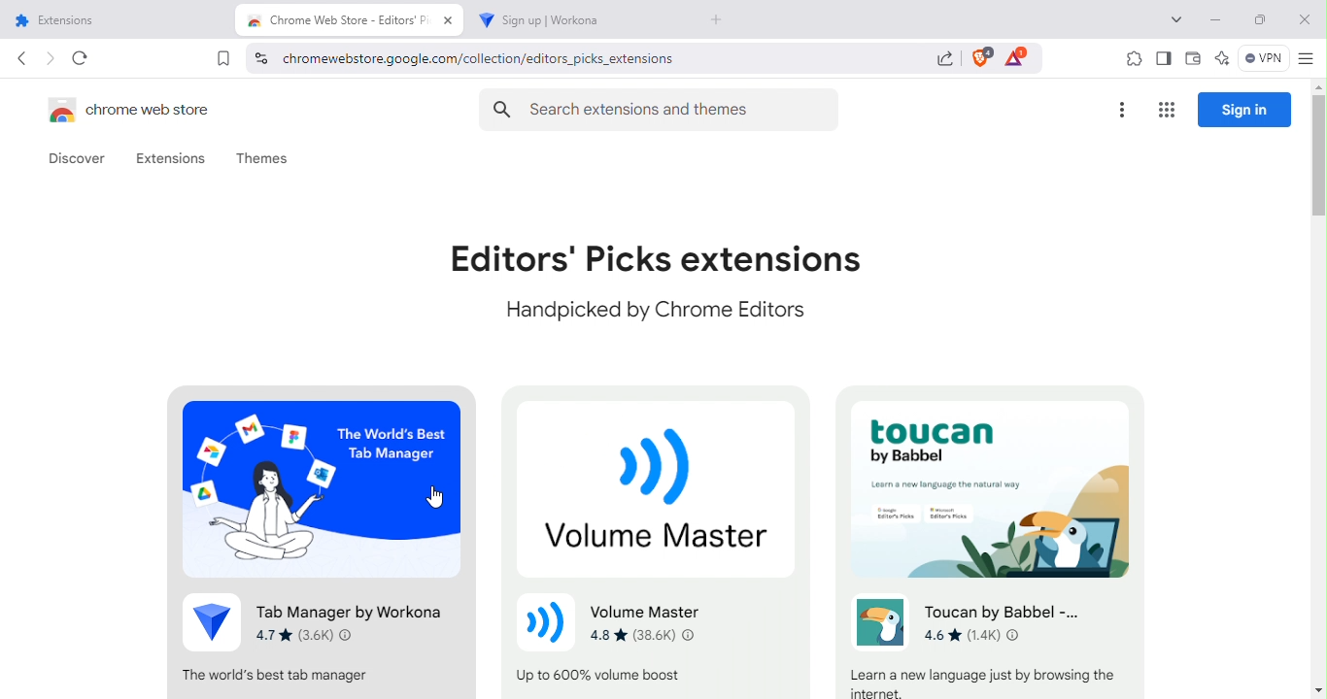 This screenshot has width=1327, height=699. Describe the element at coordinates (21, 58) in the screenshot. I see `Click to go back` at that location.